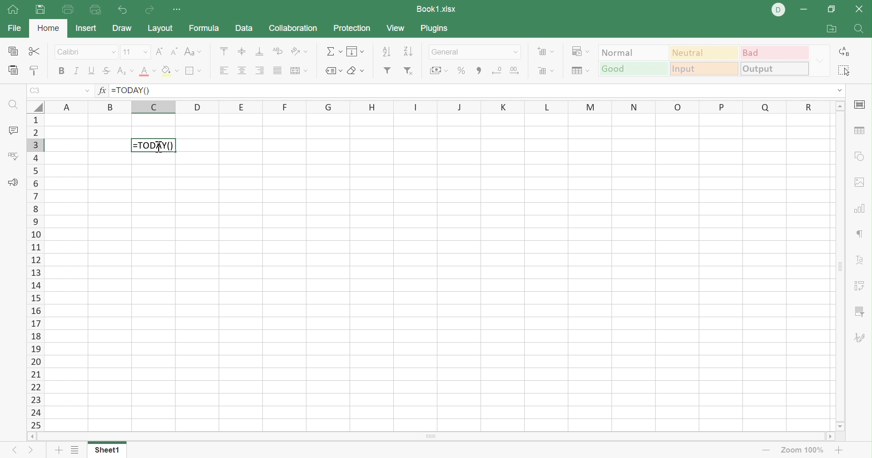 This screenshot has width=872, height=458. Describe the element at coordinates (862, 105) in the screenshot. I see `cell settings` at that location.